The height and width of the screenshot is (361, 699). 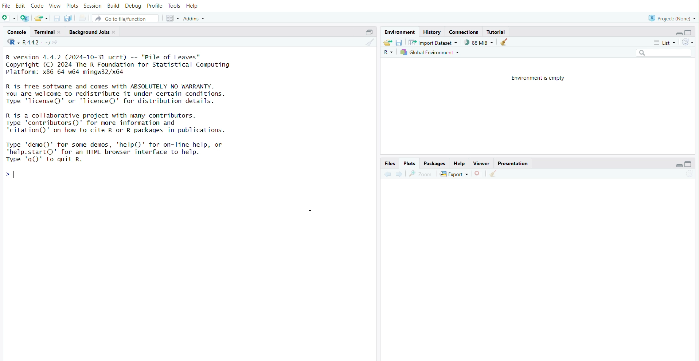 I want to click on remove the current plot, so click(x=479, y=174).